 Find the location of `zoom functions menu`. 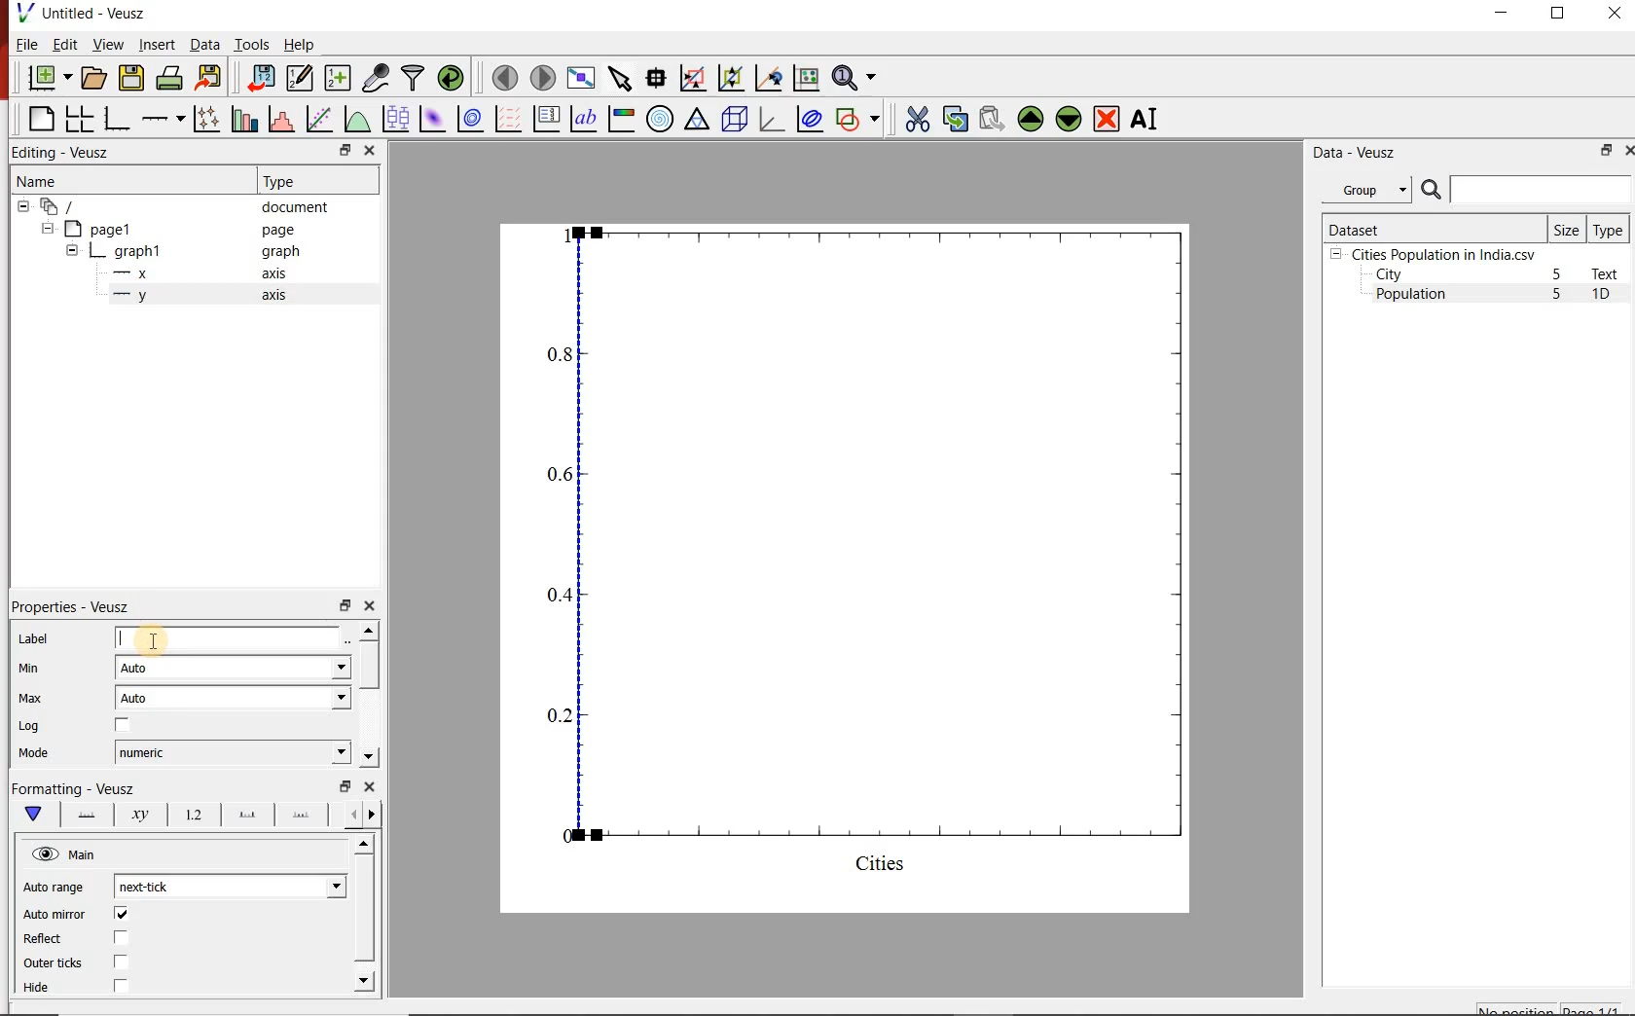

zoom functions menu is located at coordinates (857, 78).